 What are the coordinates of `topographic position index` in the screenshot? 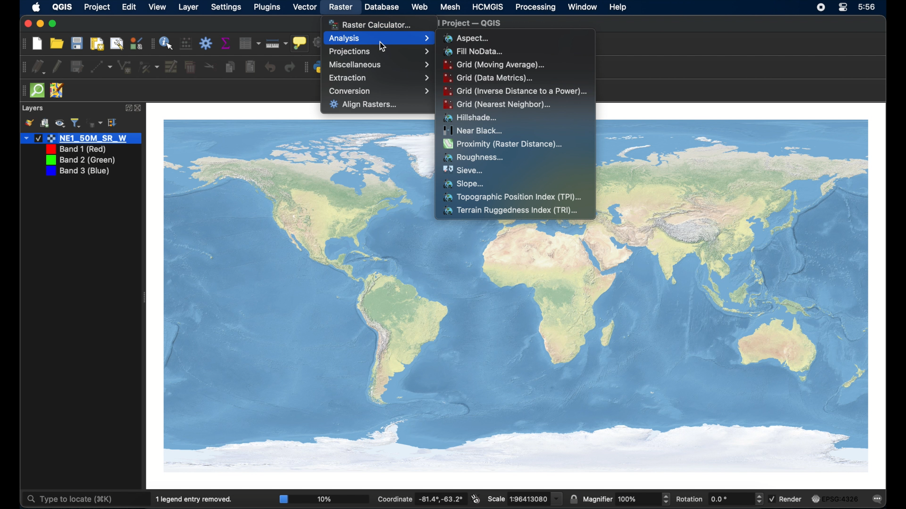 It's located at (512, 198).